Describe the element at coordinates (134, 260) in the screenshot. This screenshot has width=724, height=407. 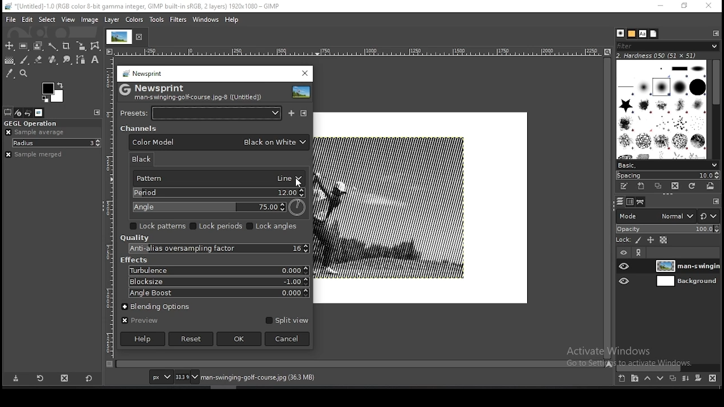
I see `effects` at that location.